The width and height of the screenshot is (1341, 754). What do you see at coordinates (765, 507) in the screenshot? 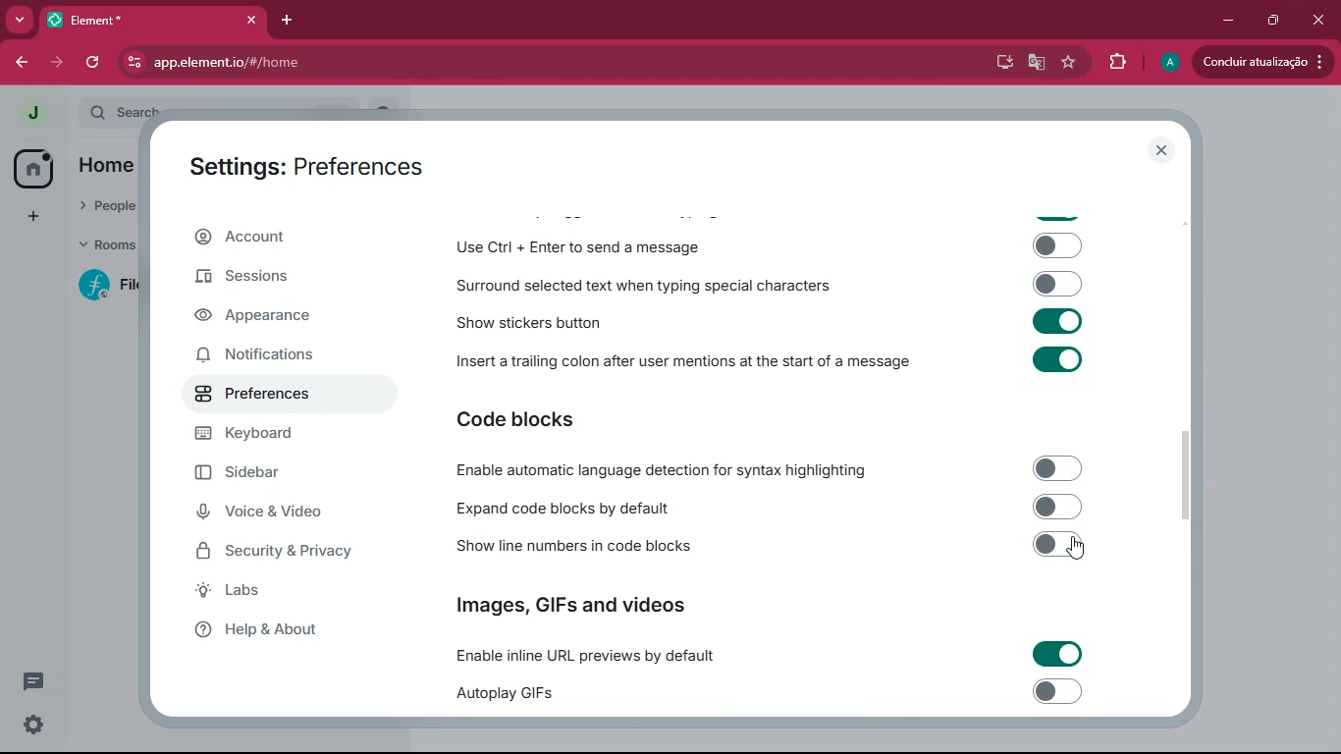
I see `Expand code blocks by default` at bounding box center [765, 507].